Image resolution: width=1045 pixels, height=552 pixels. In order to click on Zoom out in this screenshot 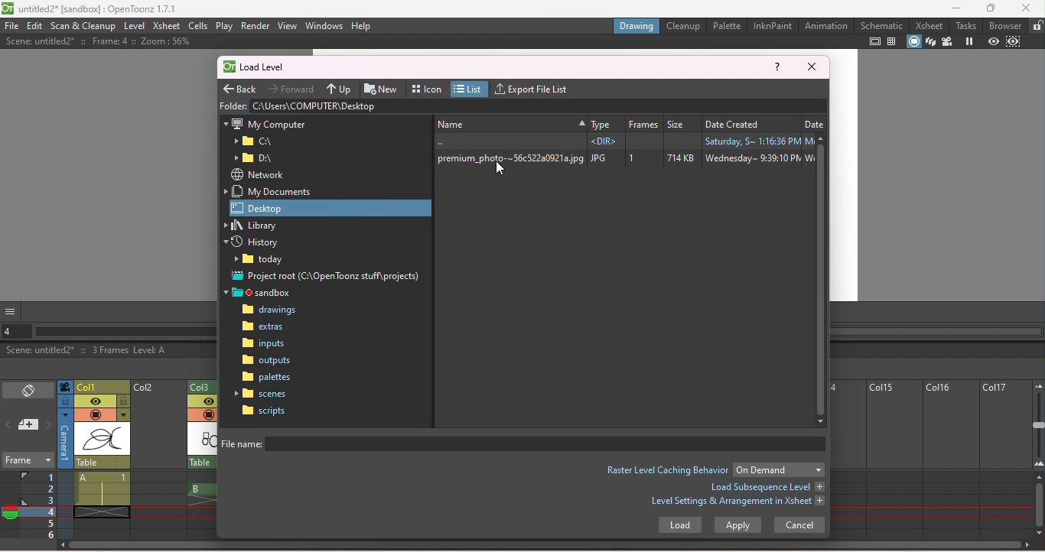, I will do `click(1037, 385)`.